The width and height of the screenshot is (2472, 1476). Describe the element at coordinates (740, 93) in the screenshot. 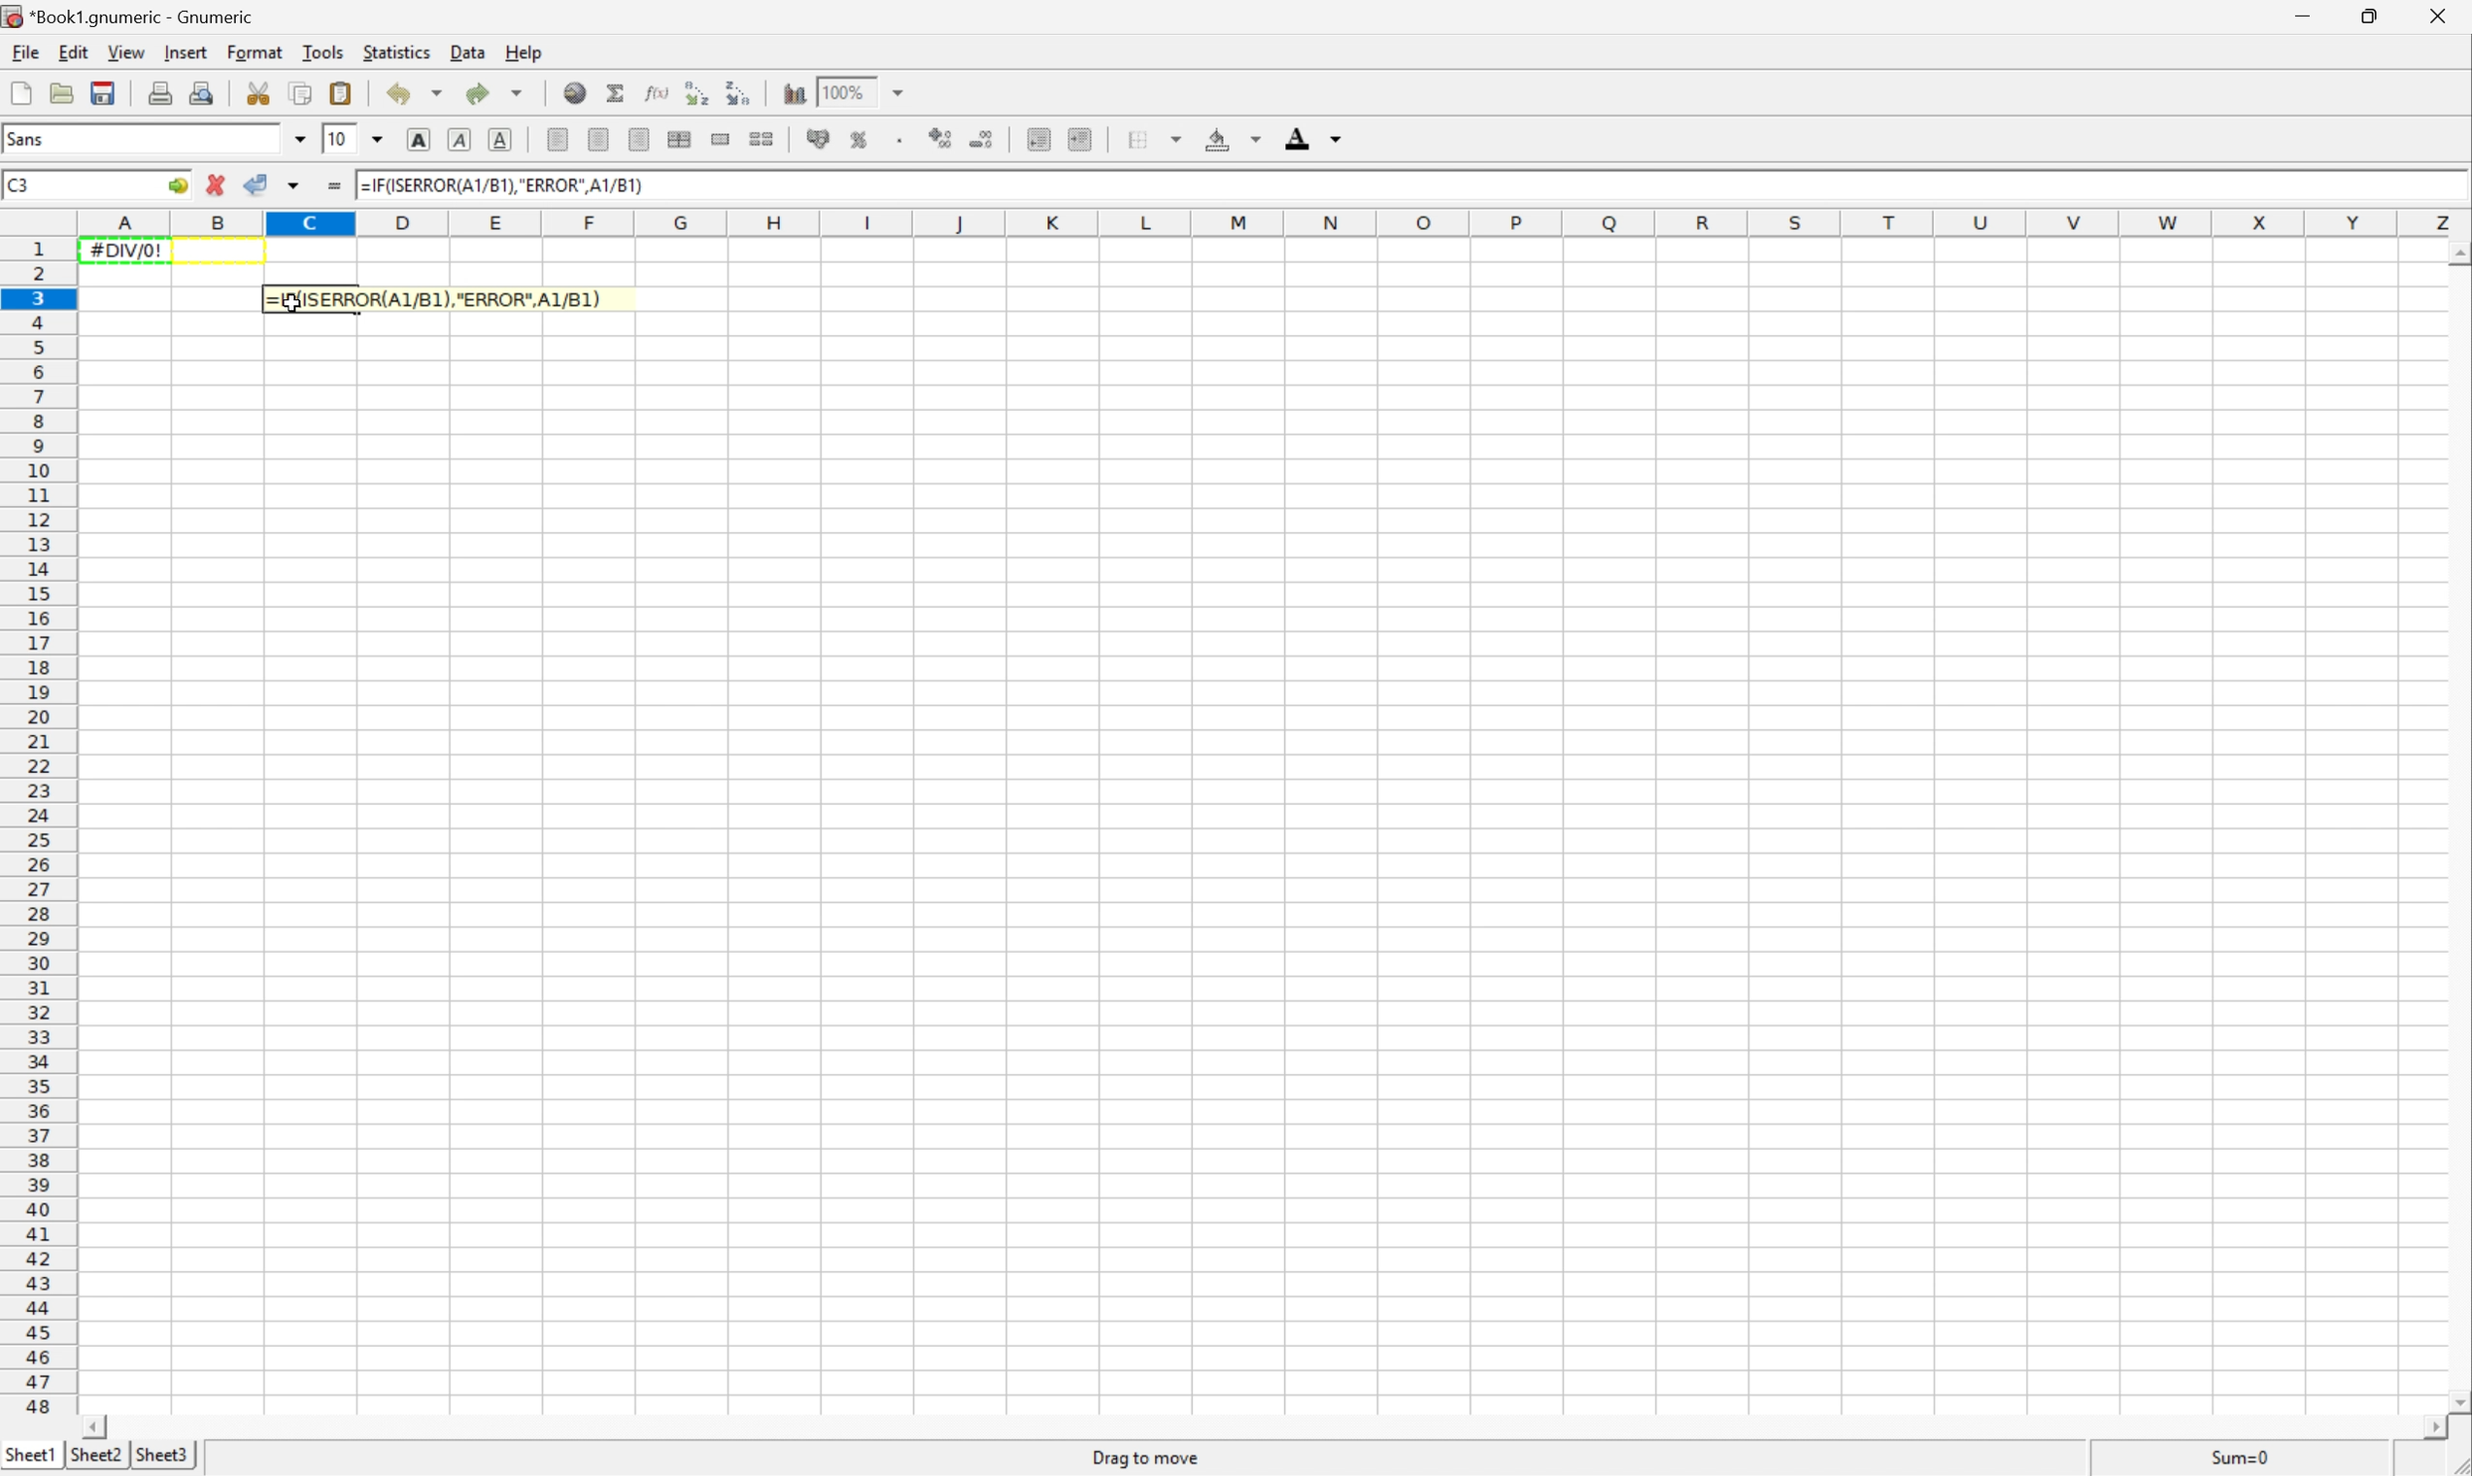

I see `Sort the selected region in descending order based on the first column selected` at that location.